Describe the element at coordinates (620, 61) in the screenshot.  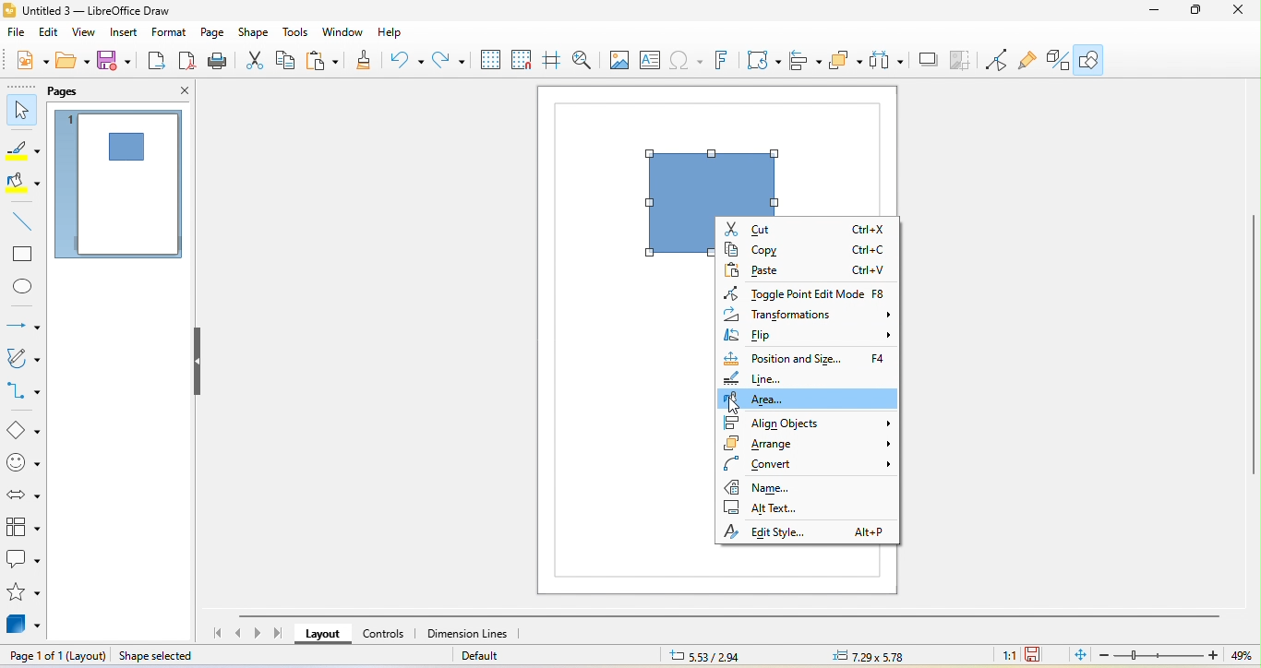
I see `image` at that location.